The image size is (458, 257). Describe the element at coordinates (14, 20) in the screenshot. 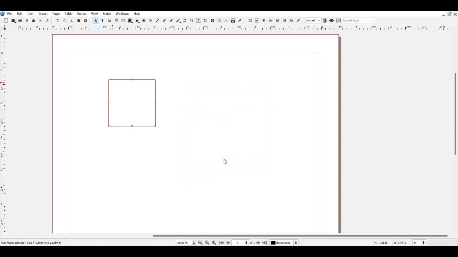

I see `Open` at that location.